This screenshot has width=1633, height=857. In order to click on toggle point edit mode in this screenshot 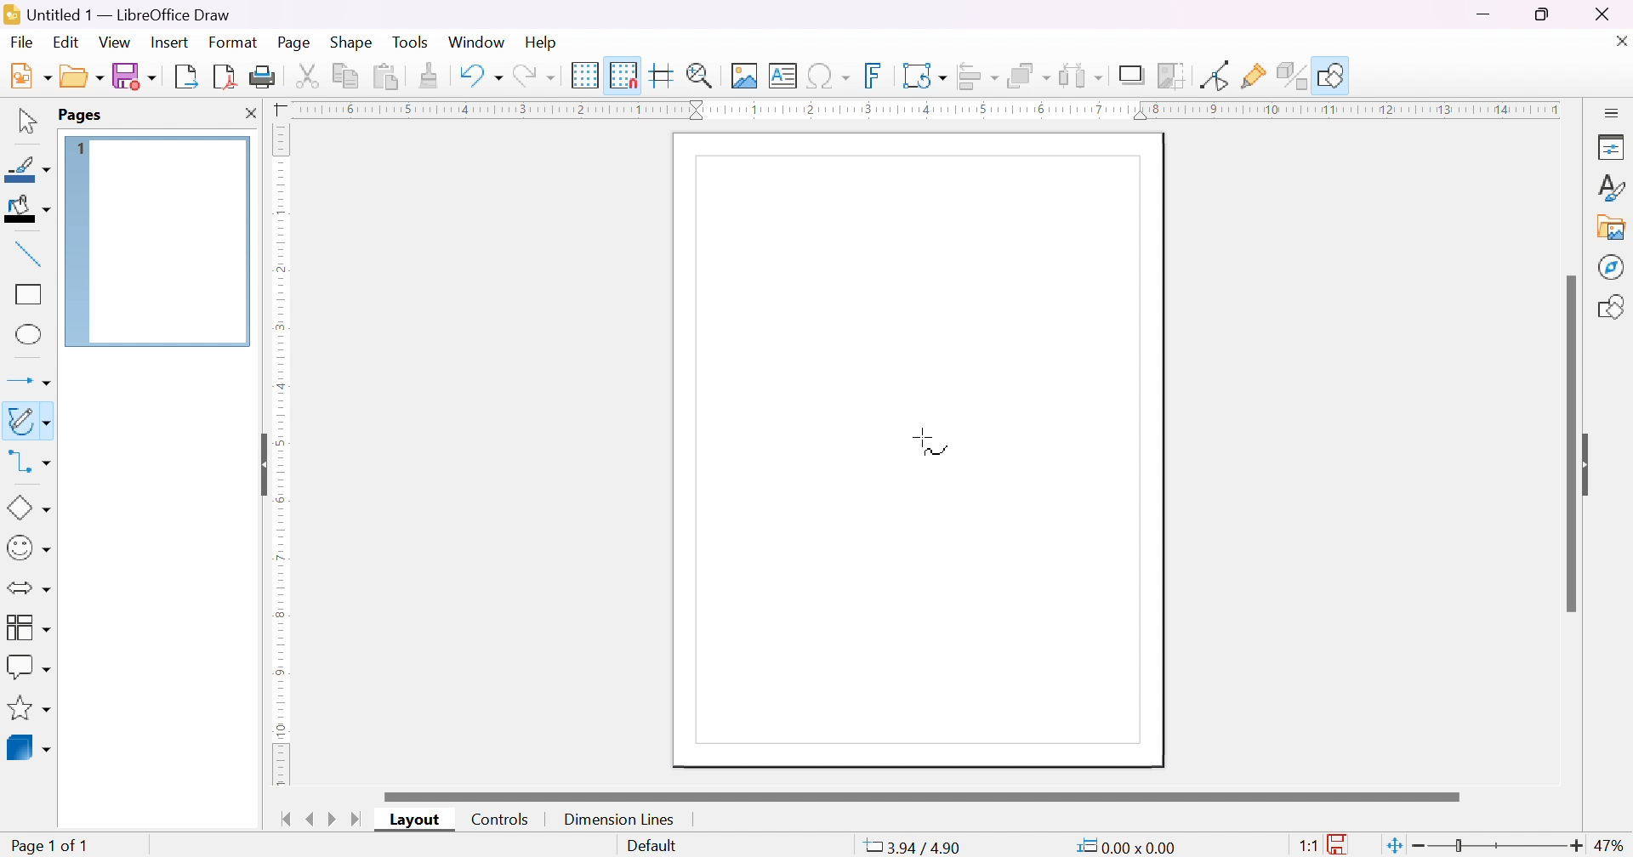, I will do `click(1218, 75)`.